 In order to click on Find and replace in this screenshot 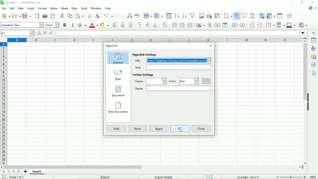, I will do `click(130, 15)`.